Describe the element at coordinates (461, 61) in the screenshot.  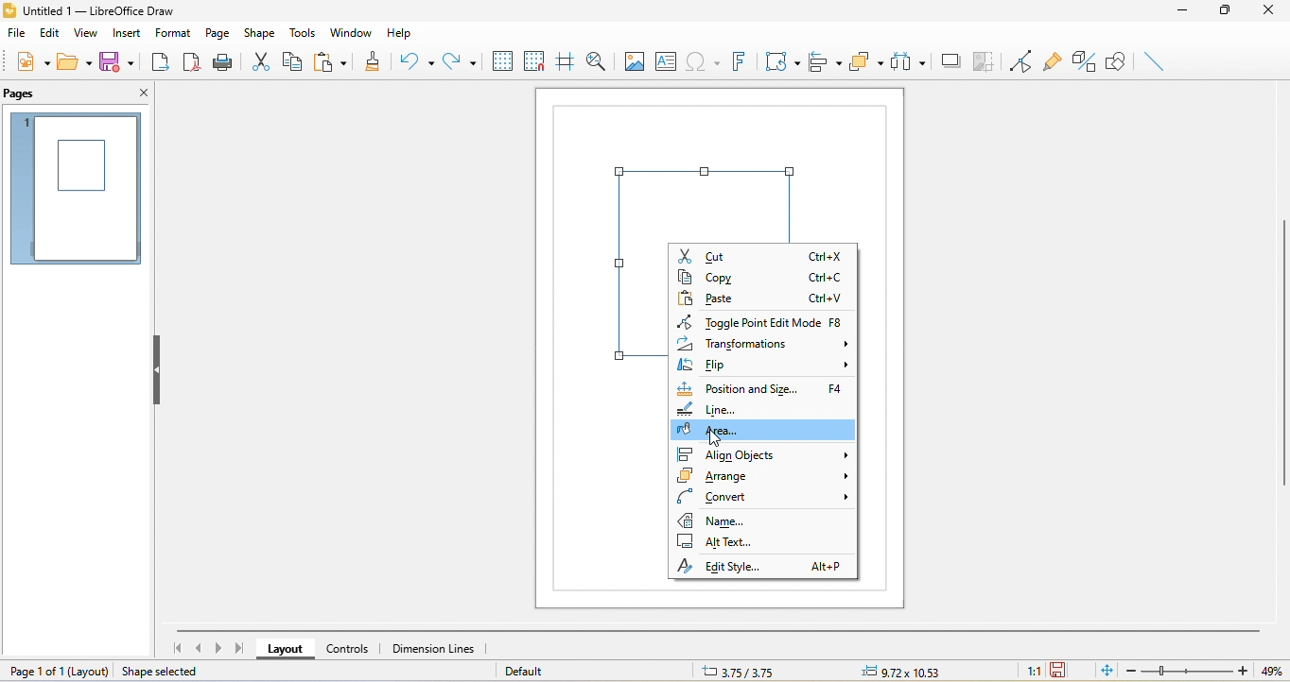
I see `redo` at that location.